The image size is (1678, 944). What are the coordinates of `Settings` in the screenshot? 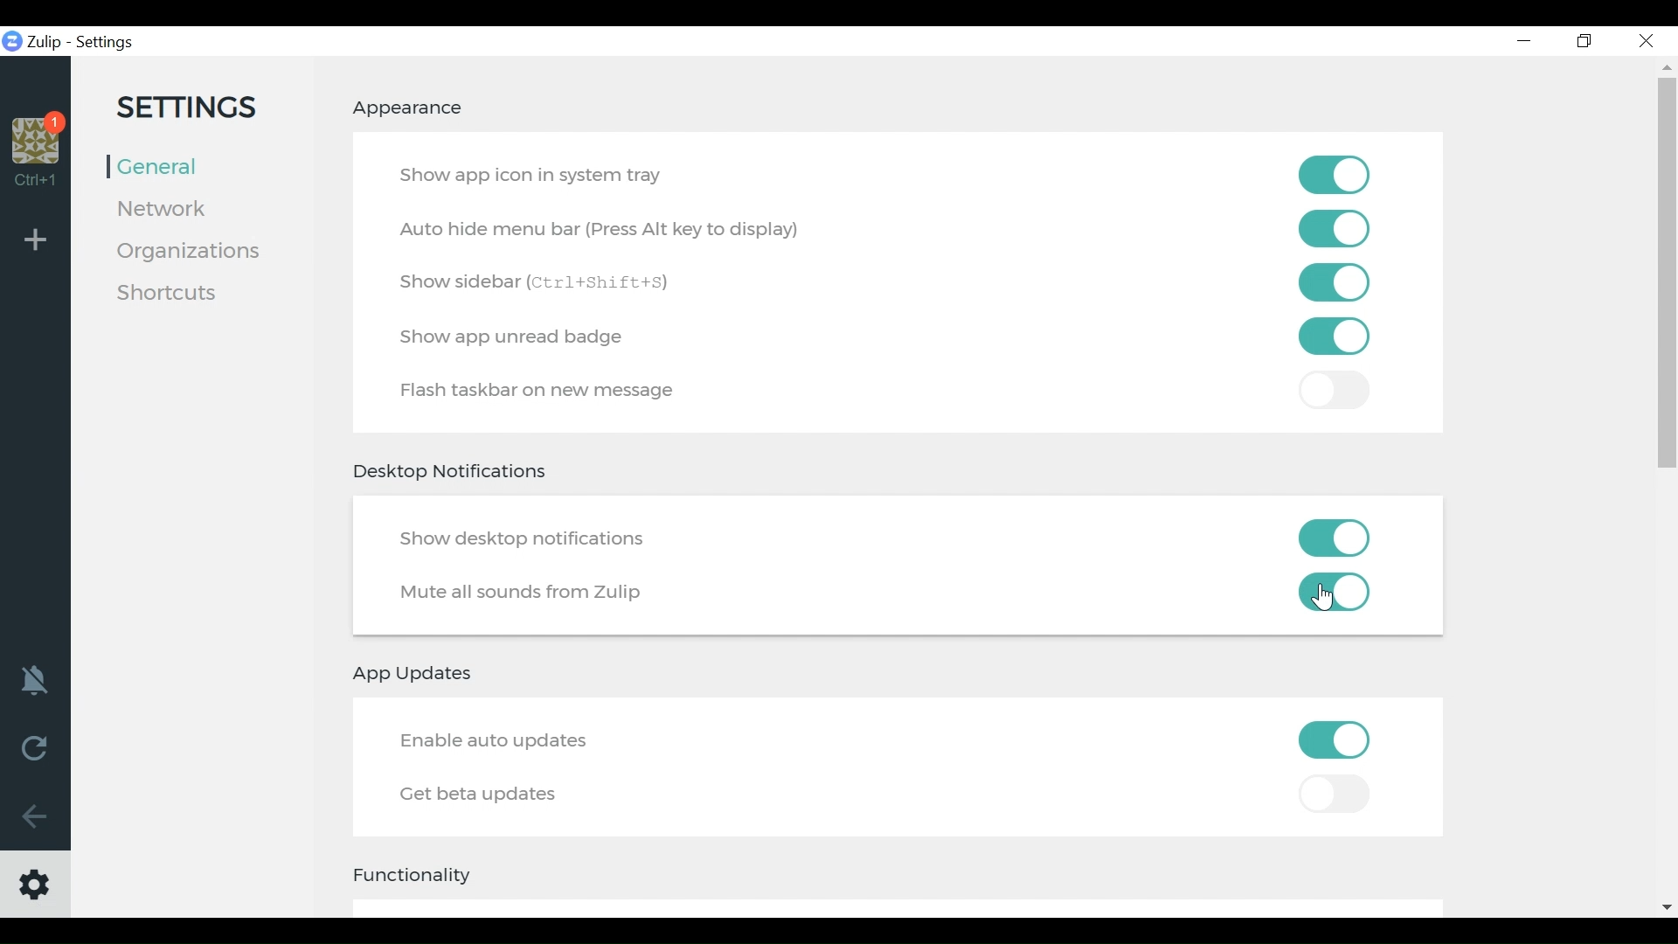 It's located at (192, 108).